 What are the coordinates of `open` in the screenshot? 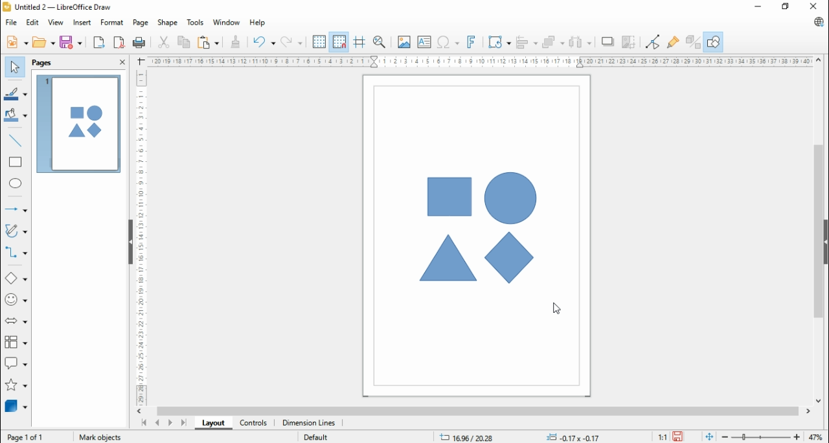 It's located at (43, 41).